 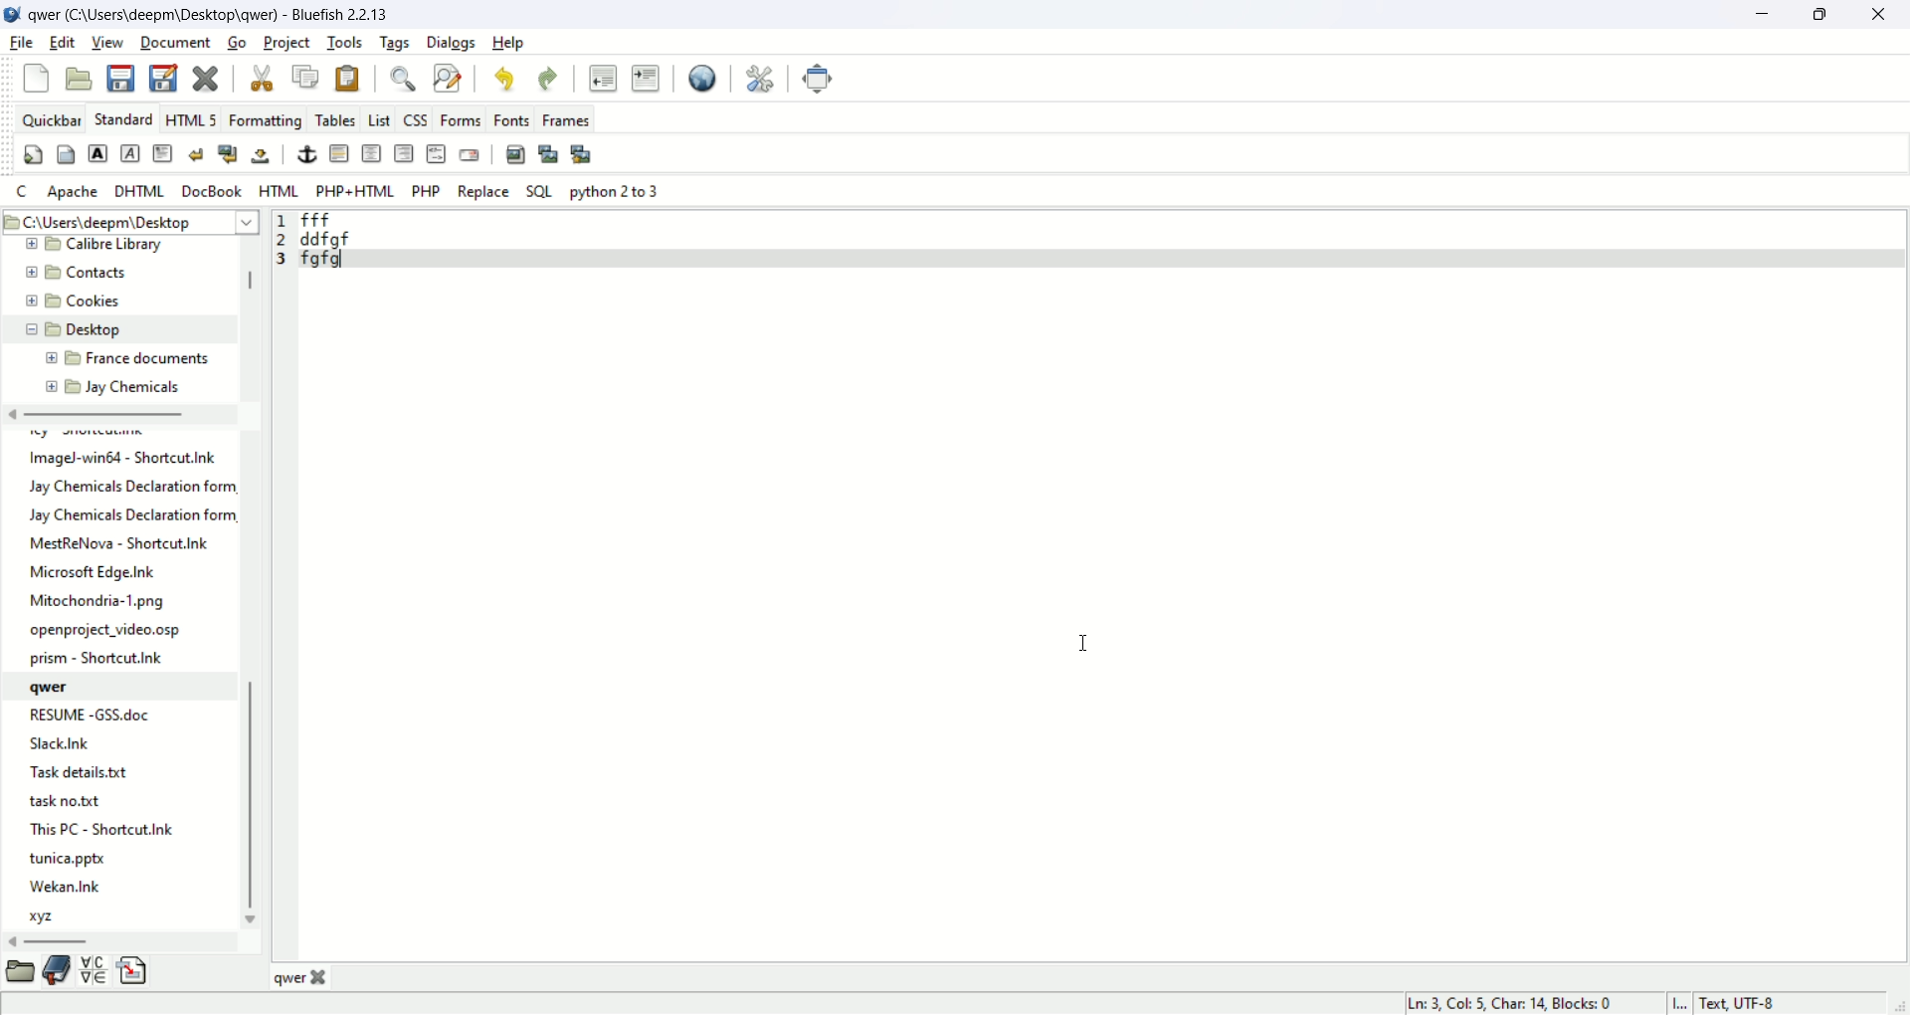 I want to click on preview in browser, so click(x=705, y=77).